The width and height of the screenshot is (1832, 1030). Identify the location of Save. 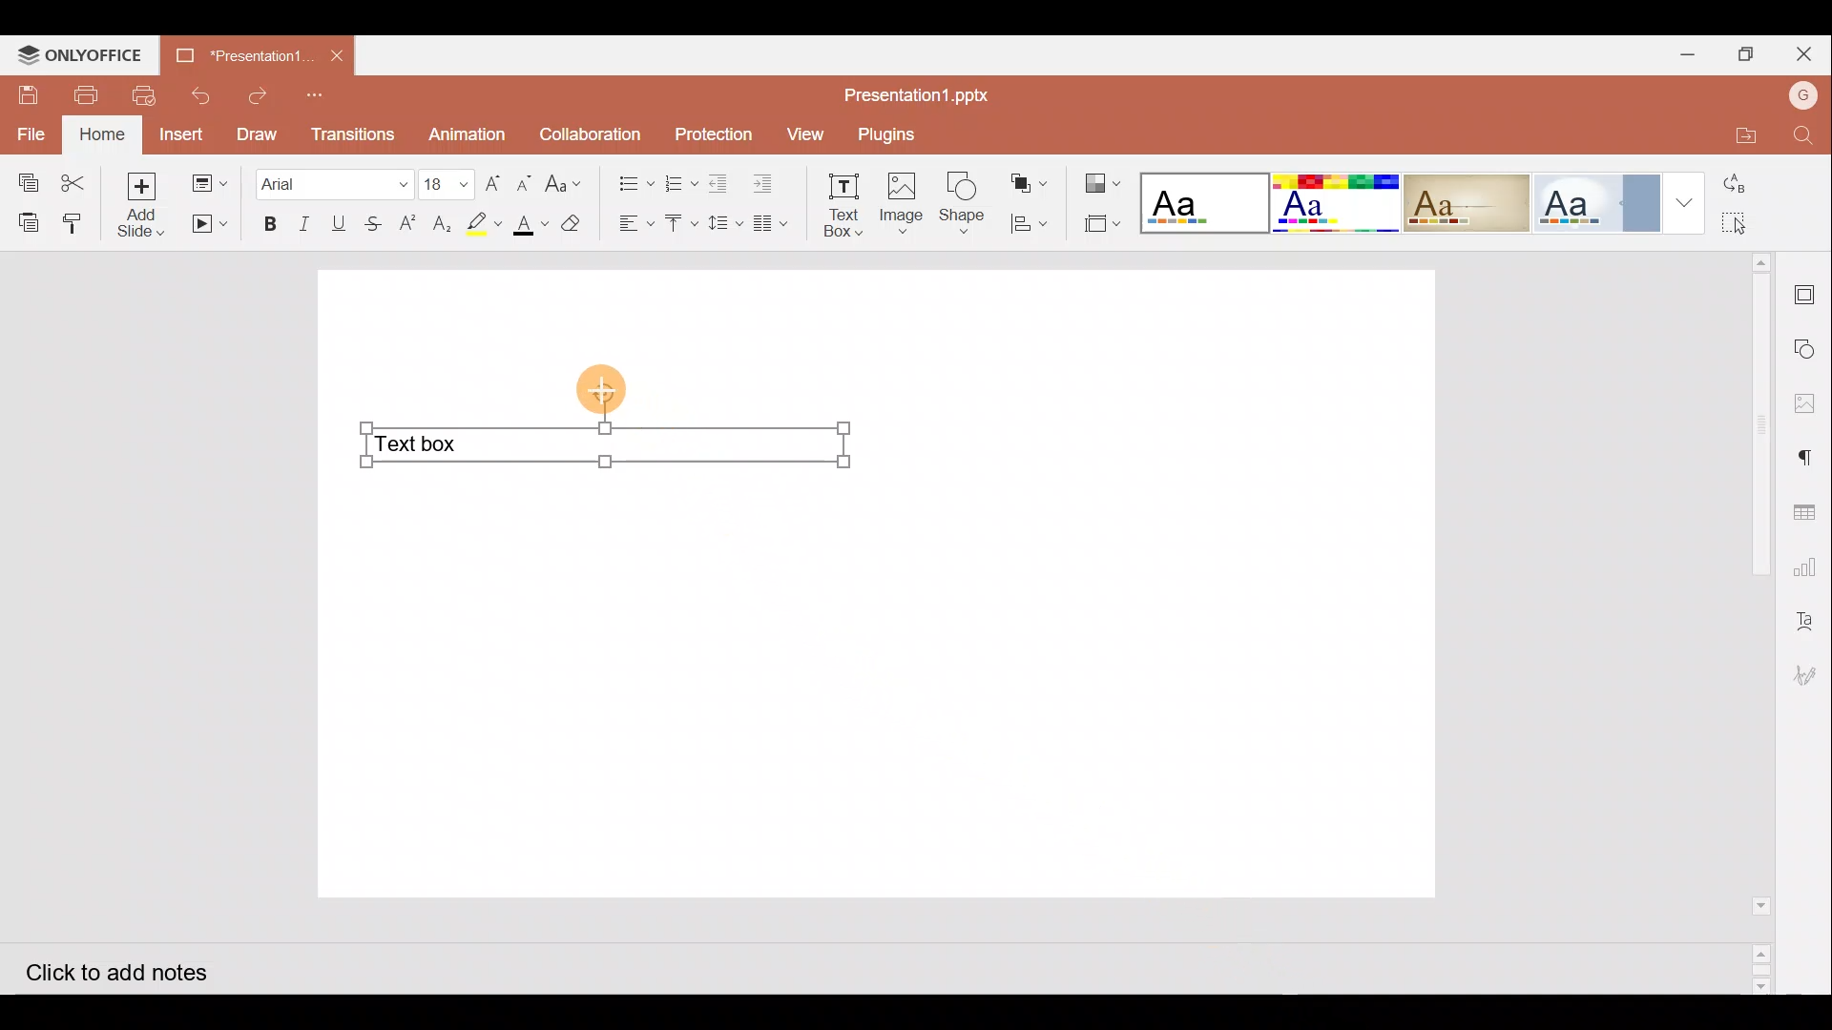
(24, 95).